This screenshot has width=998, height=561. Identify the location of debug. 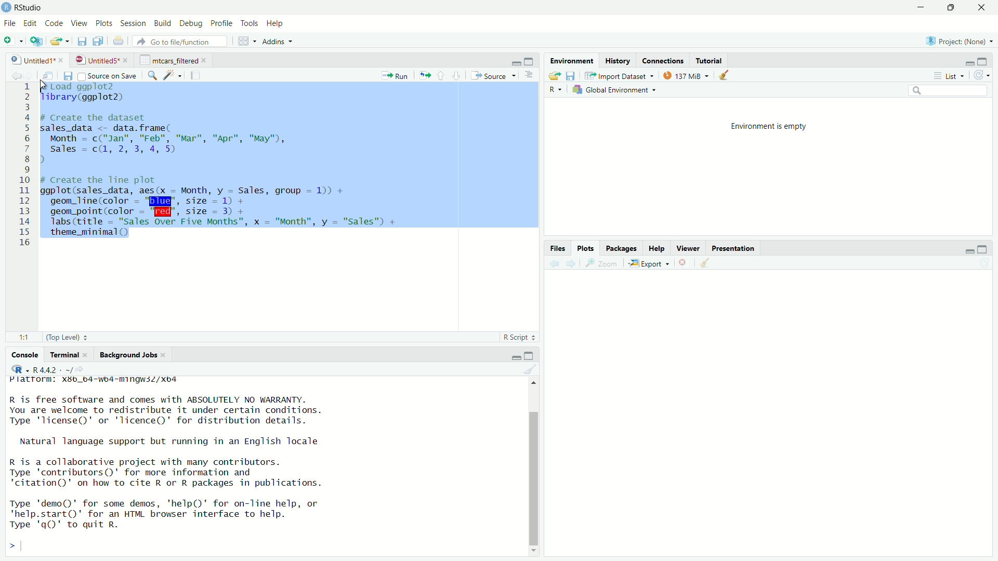
(191, 24).